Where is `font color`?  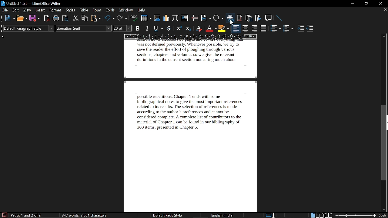 font color is located at coordinates (210, 28).